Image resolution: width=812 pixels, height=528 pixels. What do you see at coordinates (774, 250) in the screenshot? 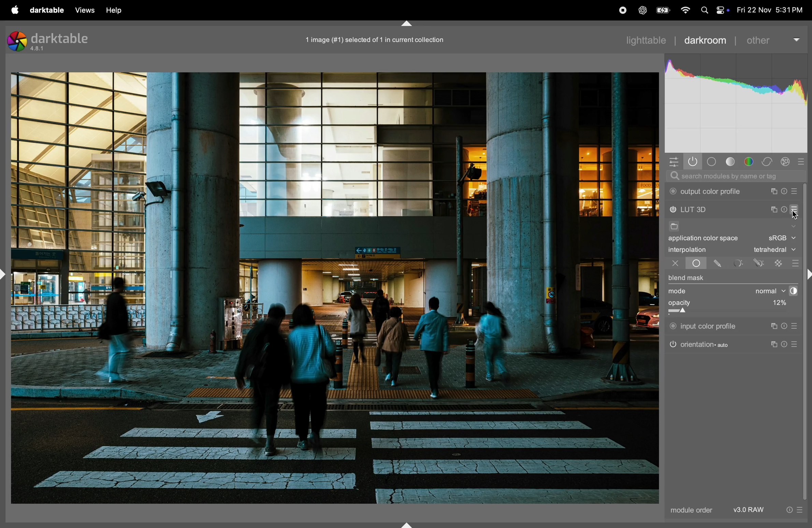
I see `tetrahedral` at bounding box center [774, 250].